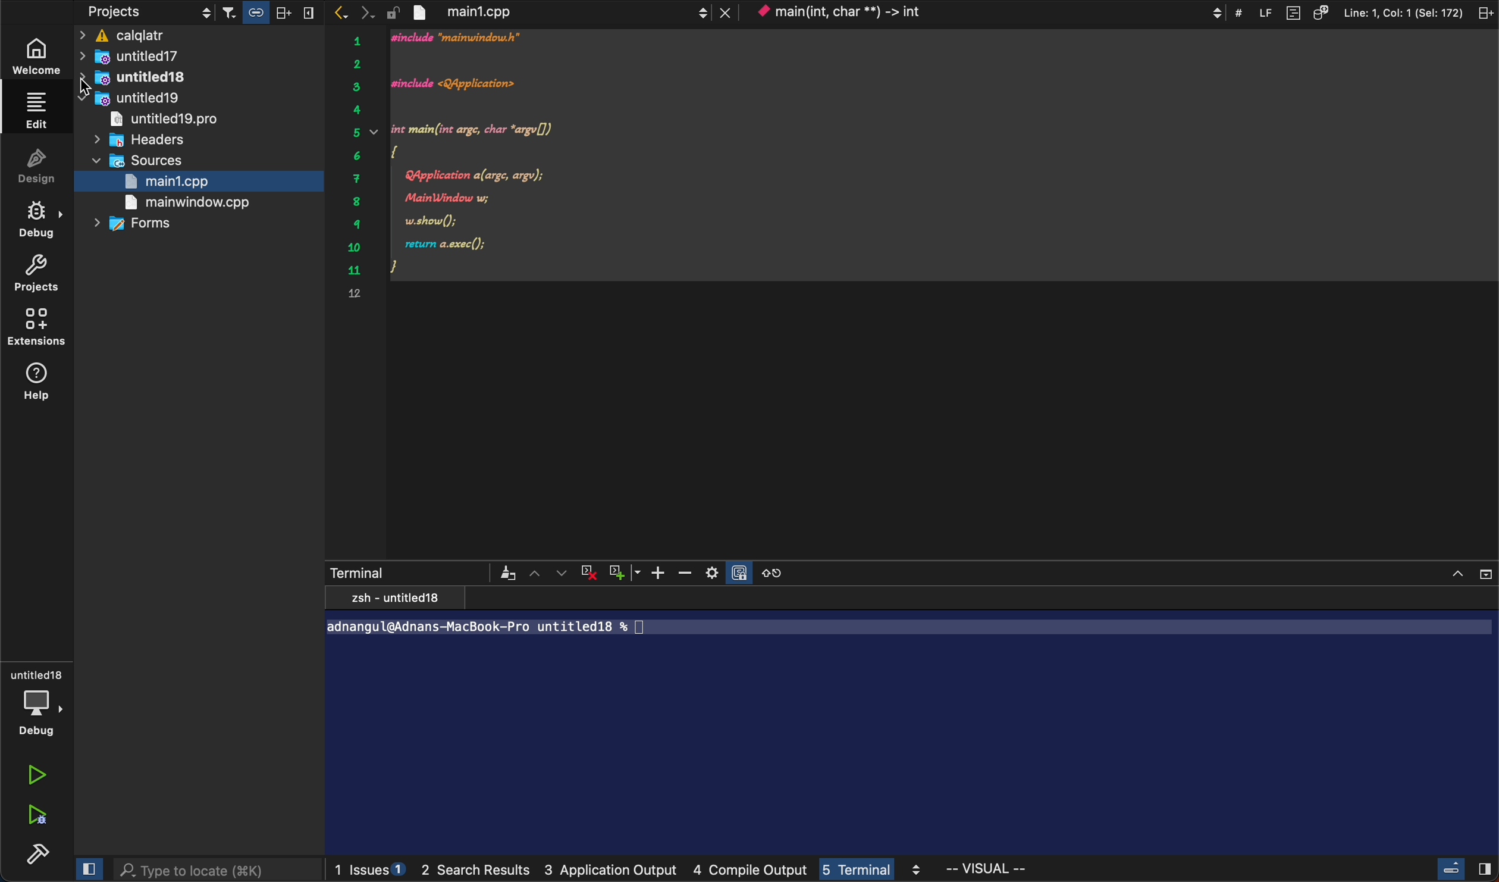 The width and height of the screenshot is (1499, 882). Describe the element at coordinates (165, 55) in the screenshot. I see `untitled17` at that location.